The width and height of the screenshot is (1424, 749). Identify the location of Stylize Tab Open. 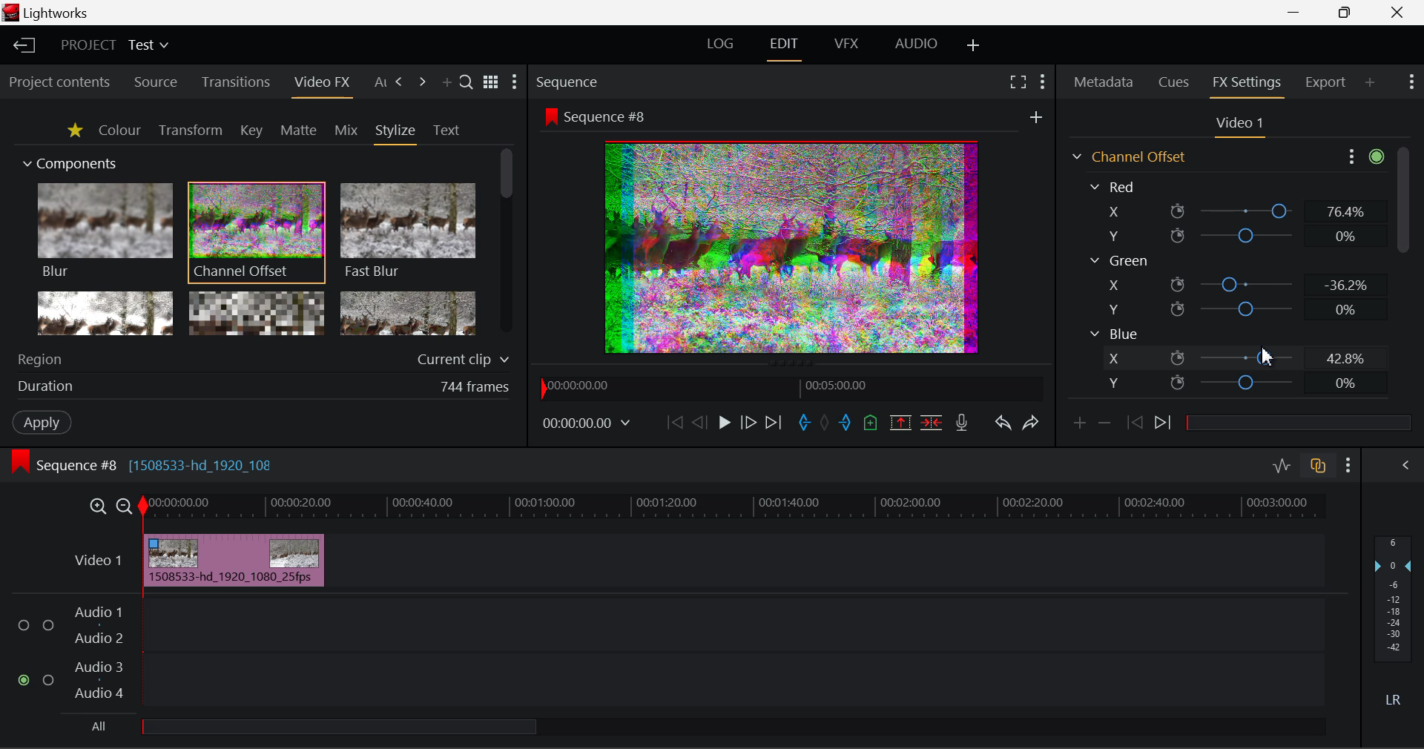
(395, 133).